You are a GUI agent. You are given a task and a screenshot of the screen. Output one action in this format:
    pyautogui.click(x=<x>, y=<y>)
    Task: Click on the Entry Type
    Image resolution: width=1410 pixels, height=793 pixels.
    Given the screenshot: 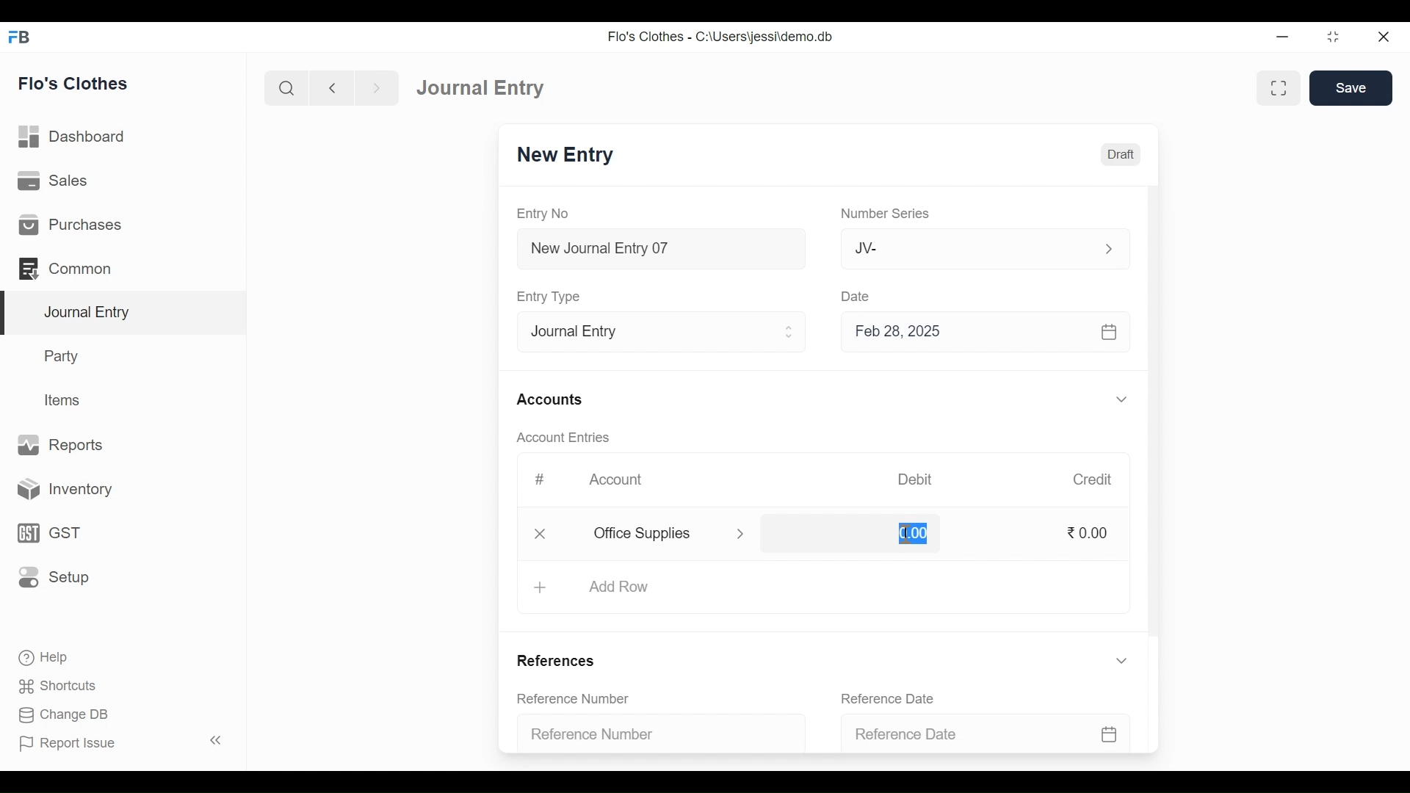 What is the action you would take?
    pyautogui.click(x=552, y=297)
    